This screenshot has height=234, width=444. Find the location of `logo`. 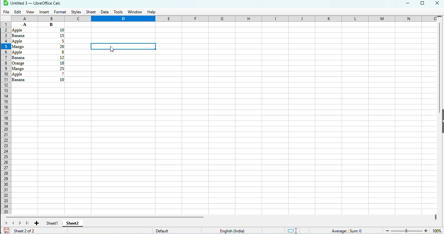

logo is located at coordinates (6, 3).